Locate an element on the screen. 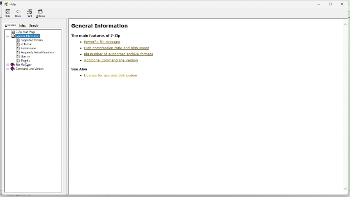  close is located at coordinates (344, 3).